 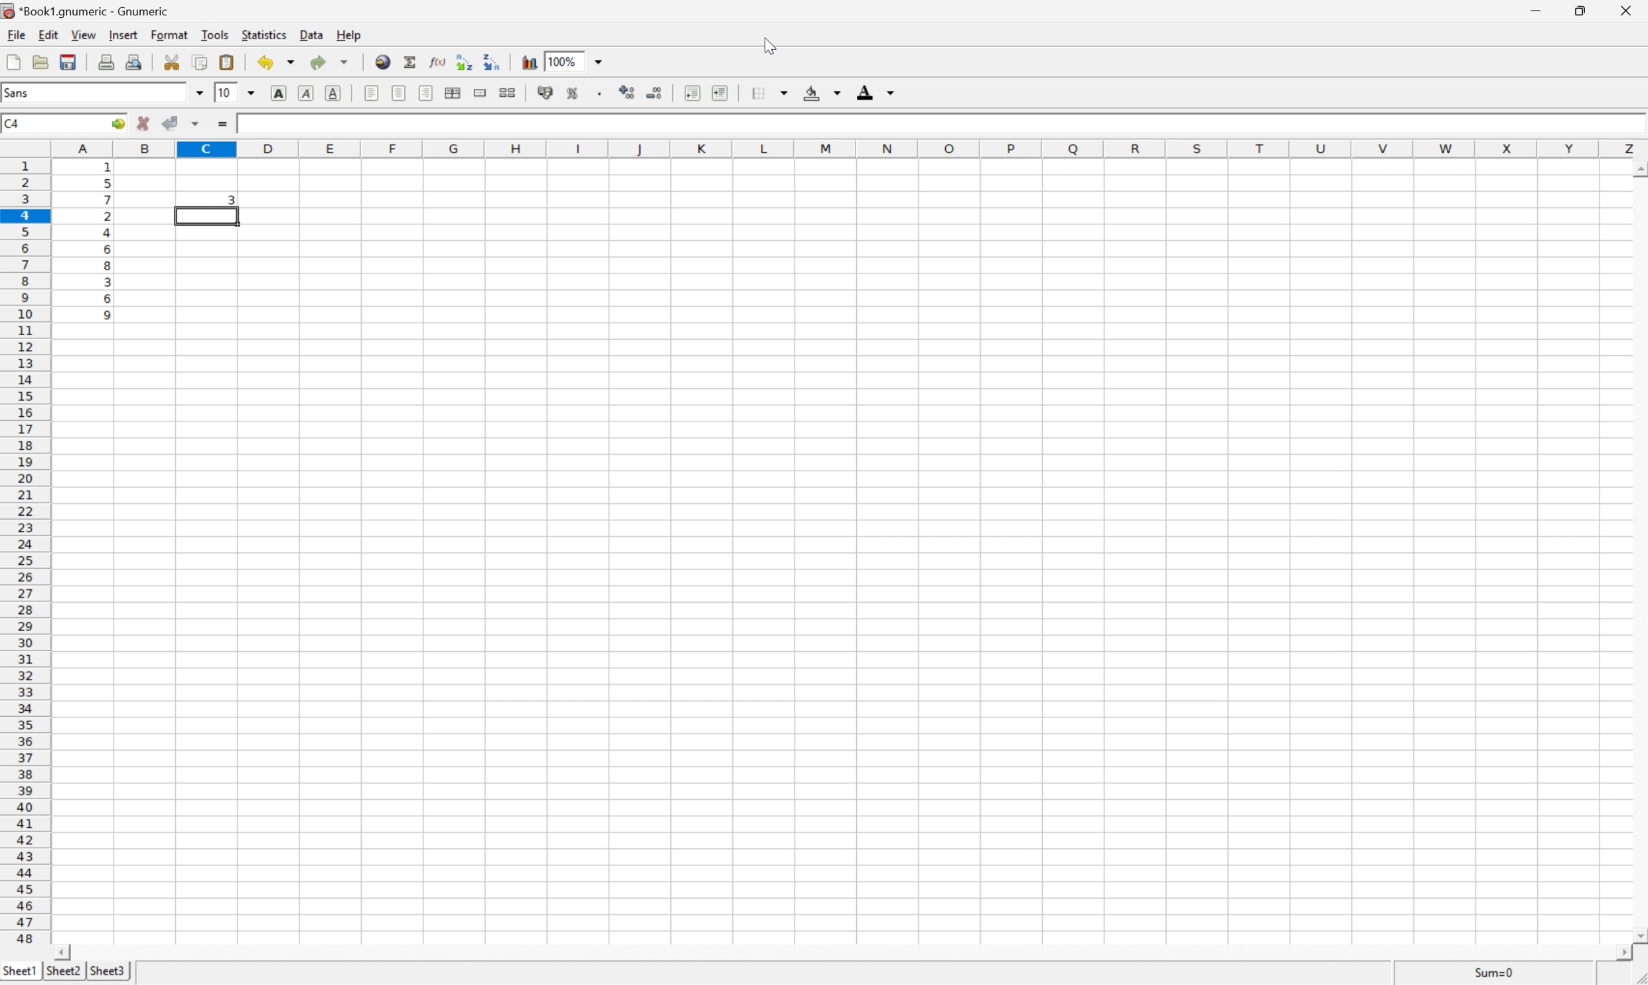 I want to click on insert, so click(x=125, y=33).